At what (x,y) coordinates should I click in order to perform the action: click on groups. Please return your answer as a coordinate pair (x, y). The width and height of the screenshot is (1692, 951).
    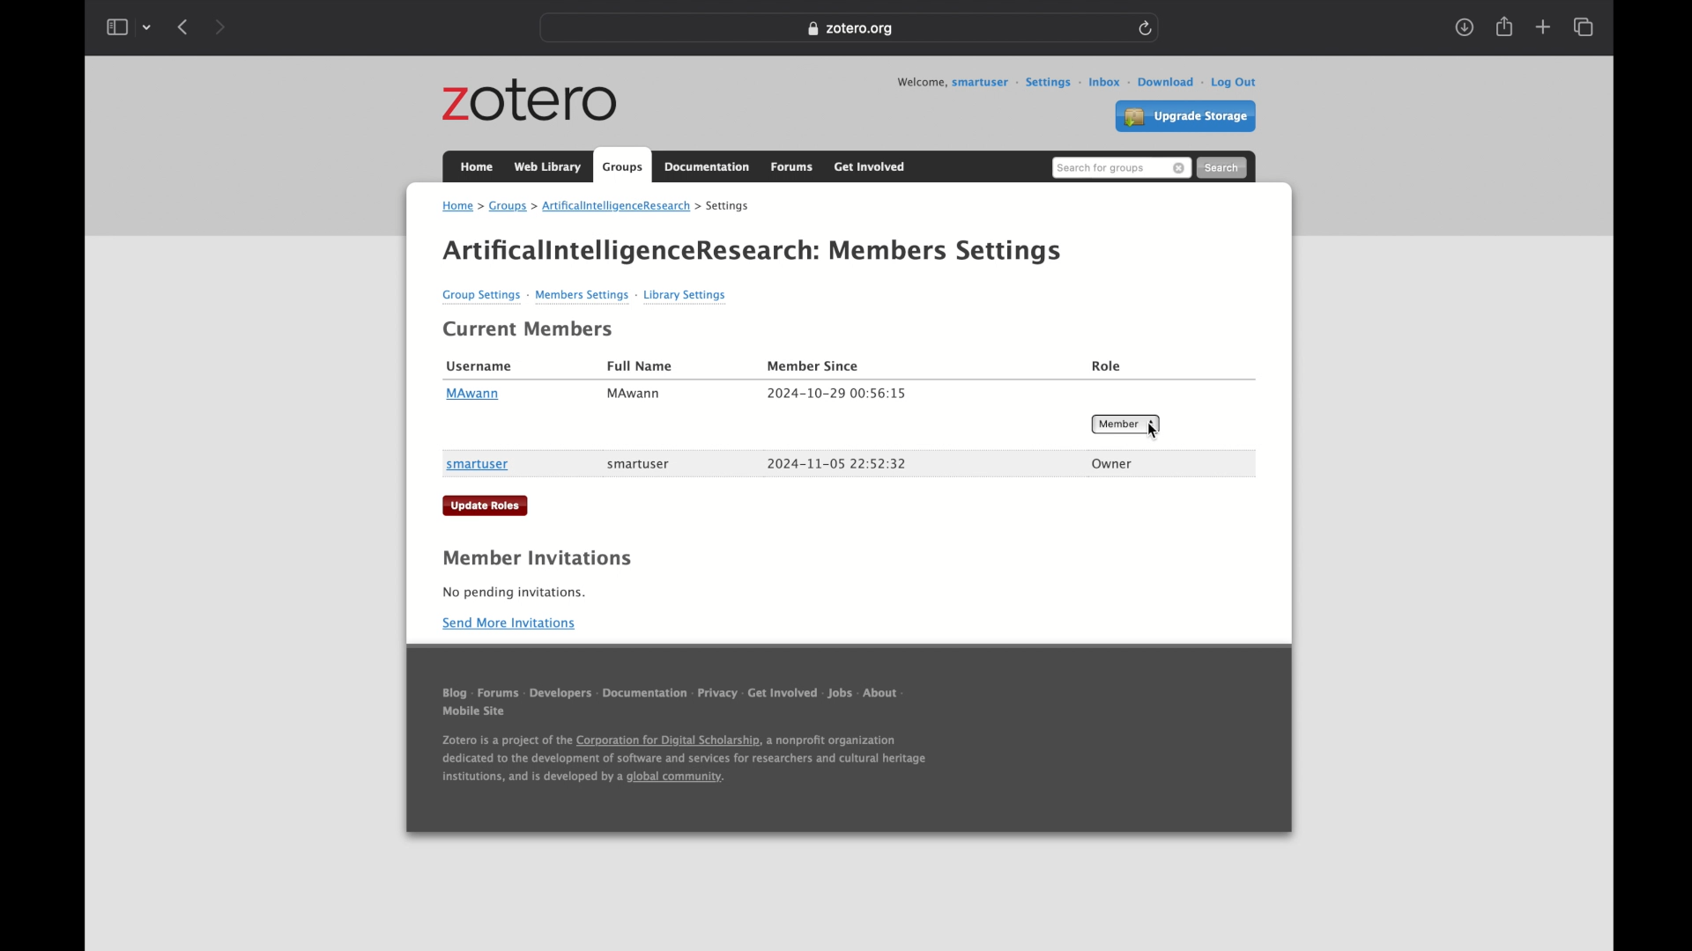
    Looking at the image, I should click on (508, 207).